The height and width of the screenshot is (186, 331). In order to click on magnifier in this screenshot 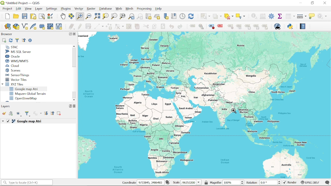, I will do `click(216, 182)`.